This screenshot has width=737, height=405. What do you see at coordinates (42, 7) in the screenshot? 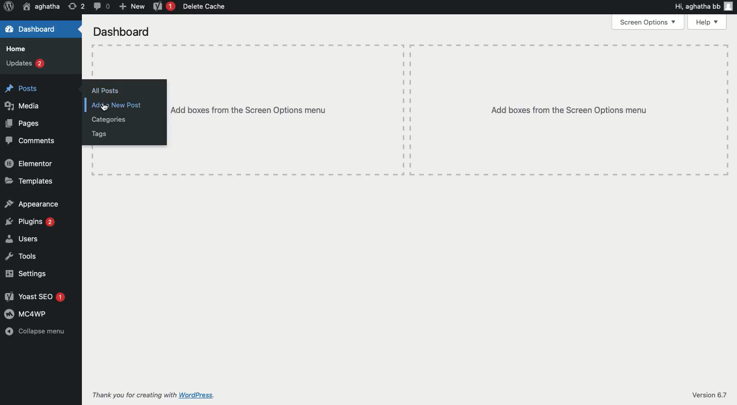
I see `‘aghatha` at bounding box center [42, 7].